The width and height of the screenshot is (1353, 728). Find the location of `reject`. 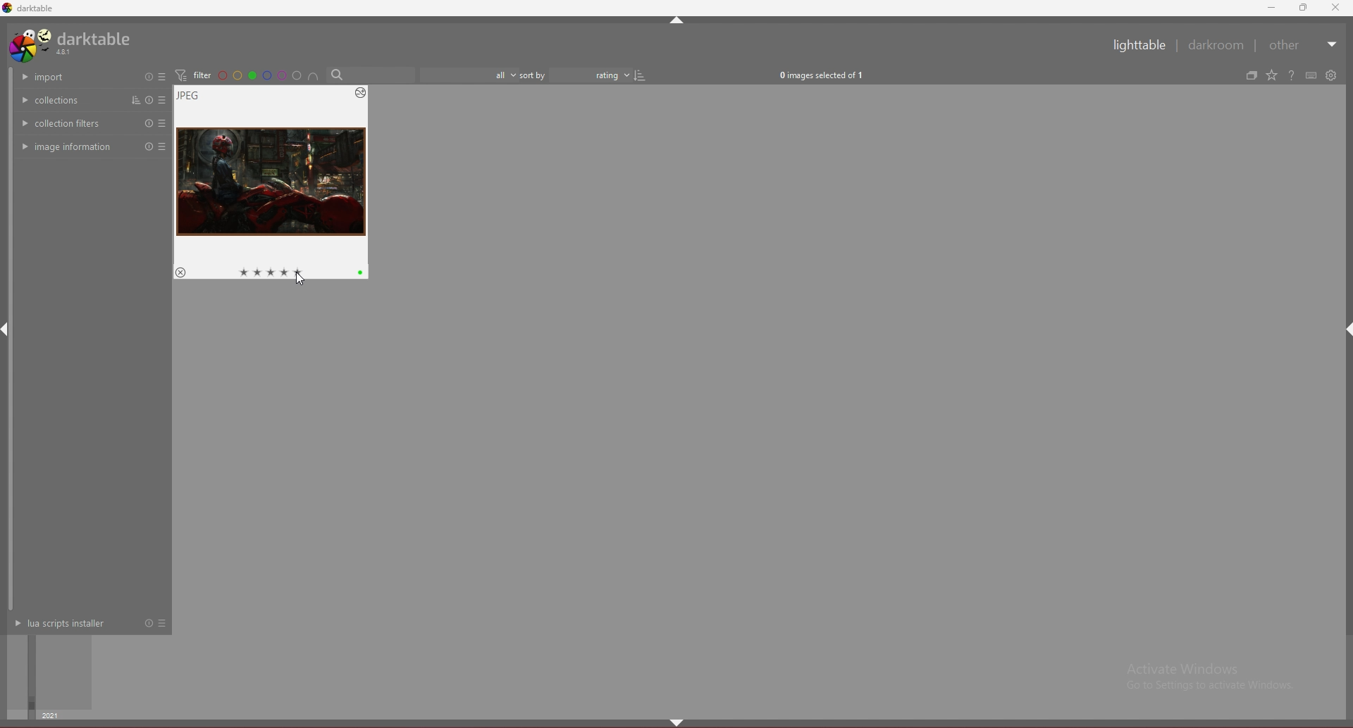

reject is located at coordinates (181, 272).